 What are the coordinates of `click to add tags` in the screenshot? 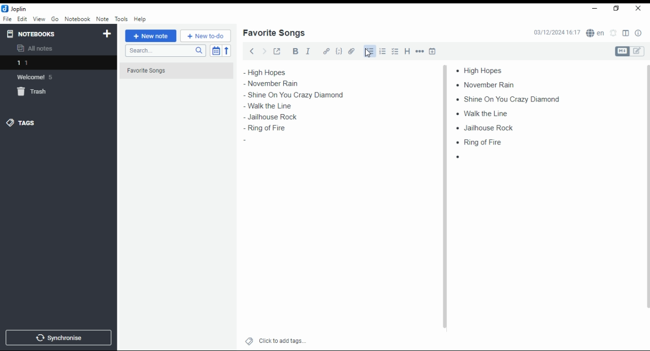 It's located at (282, 339).